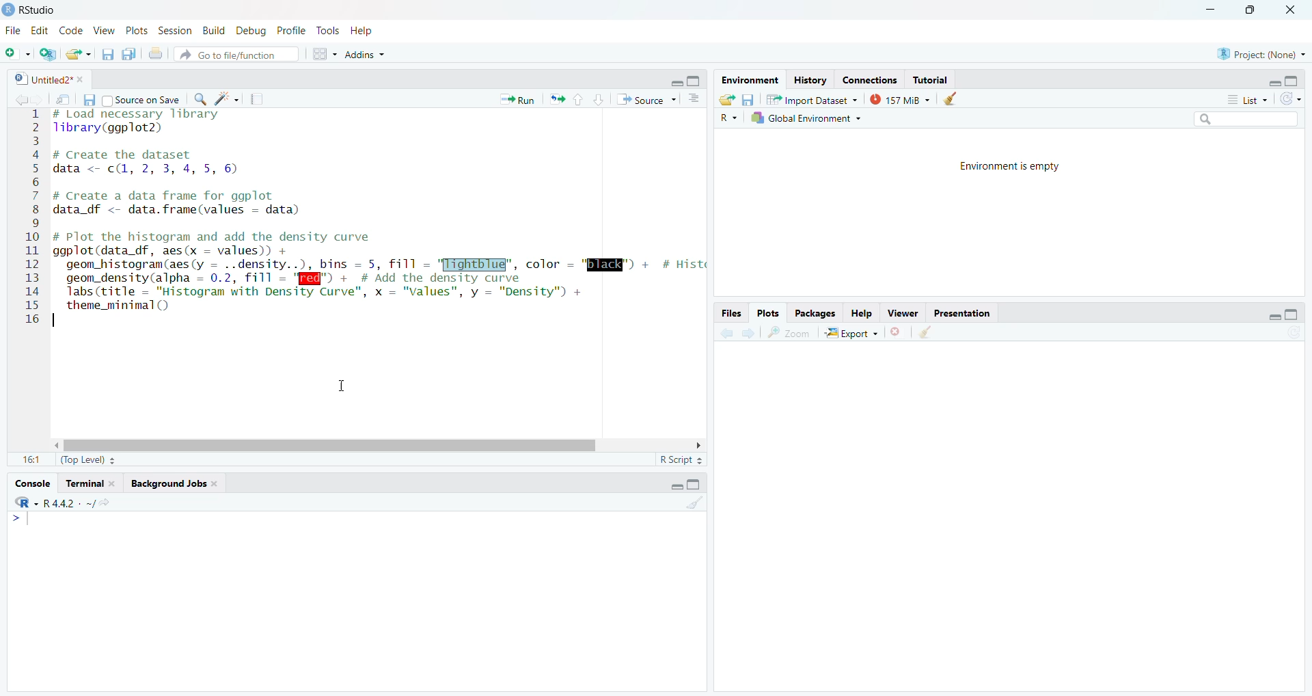 This screenshot has height=696, width=1312. I want to click on save current document, so click(89, 98).